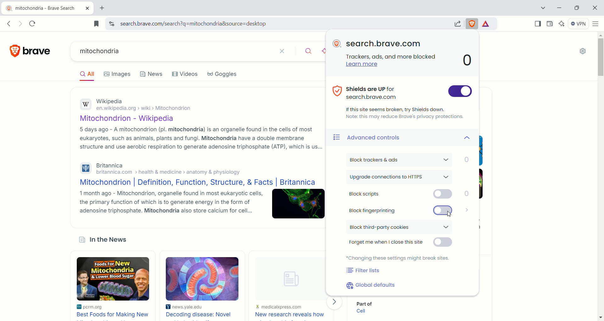  I want to click on on, so click(460, 91).